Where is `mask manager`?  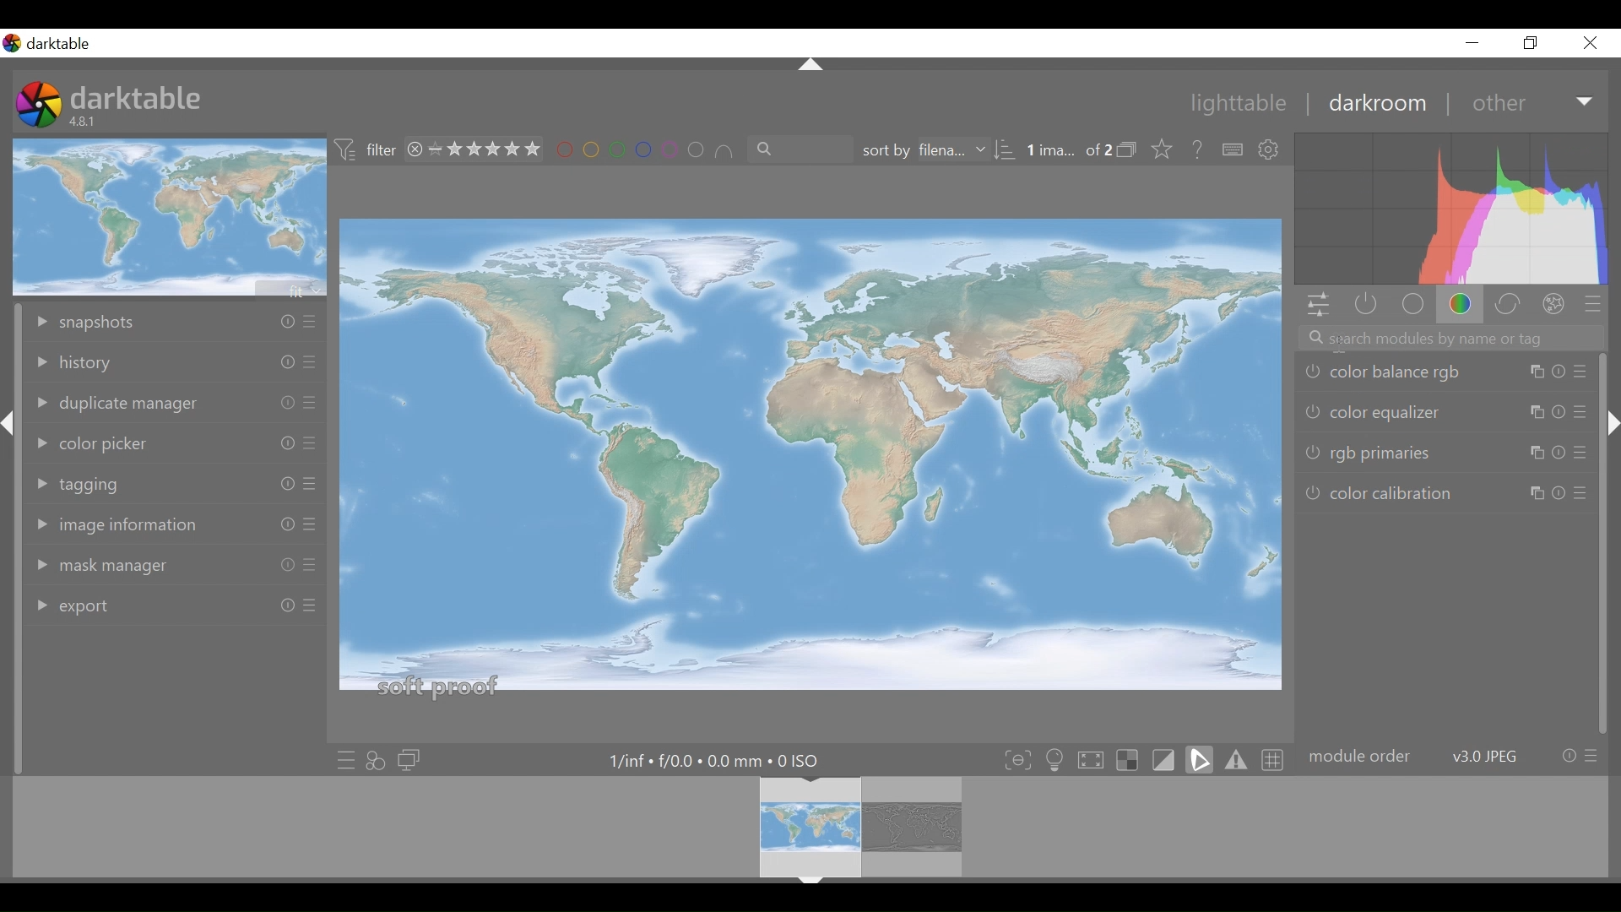
mask manager is located at coordinates (176, 562).